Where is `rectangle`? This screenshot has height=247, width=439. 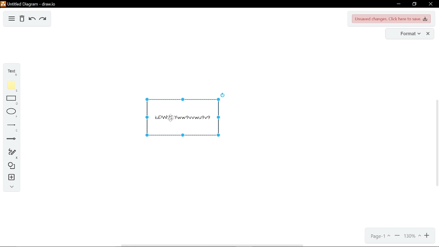 rectangle is located at coordinates (10, 100).